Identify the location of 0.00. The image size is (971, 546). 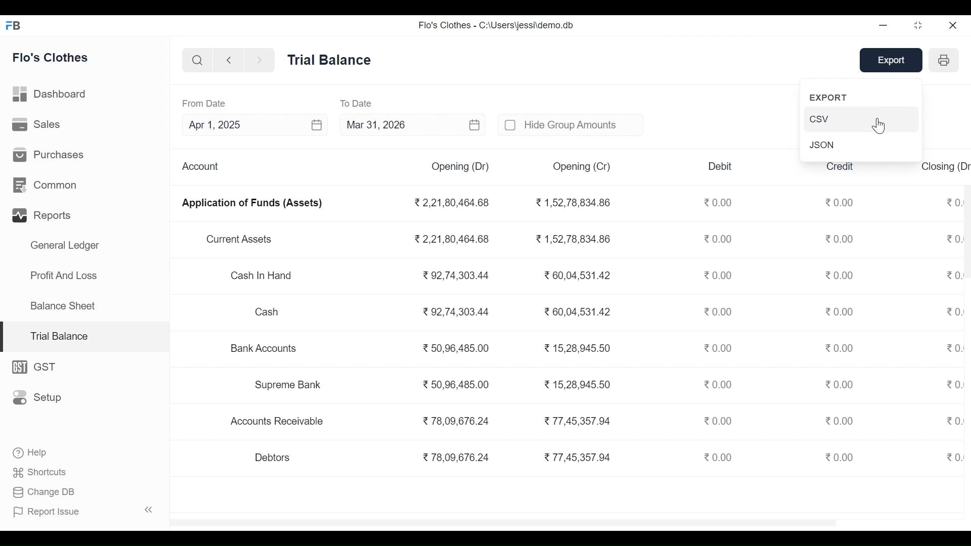
(954, 311).